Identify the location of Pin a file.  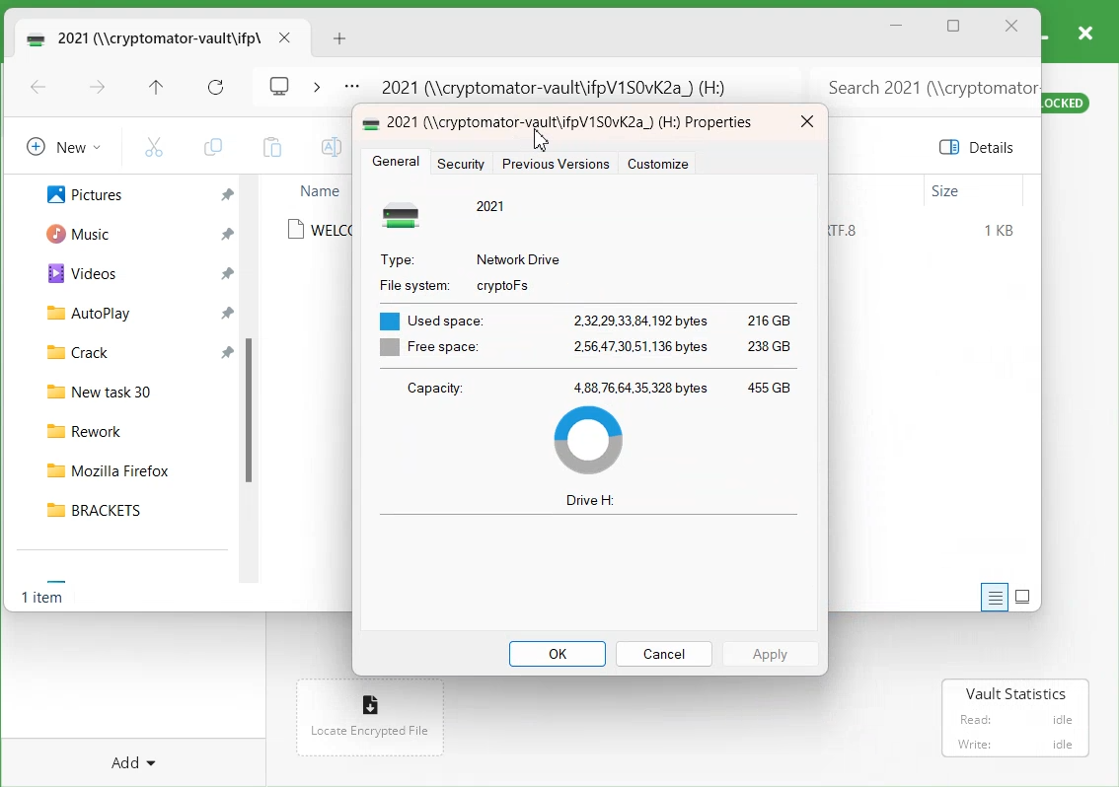
(228, 350).